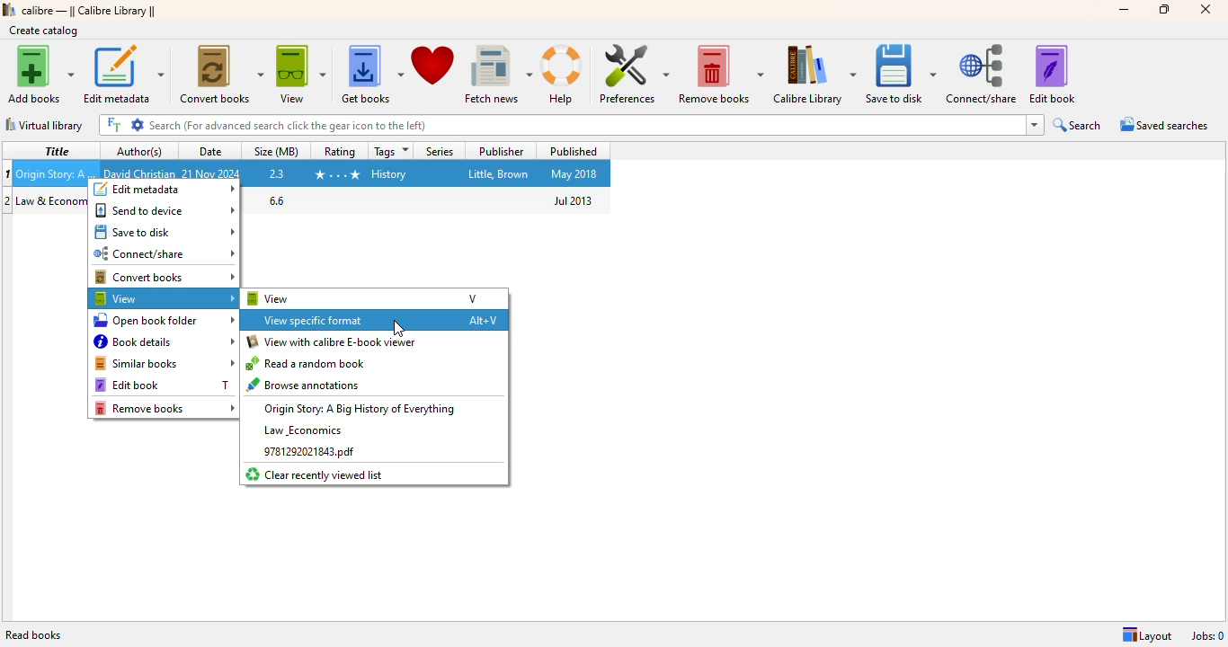 This screenshot has width=1228, height=647. I want to click on add books, so click(40, 74).